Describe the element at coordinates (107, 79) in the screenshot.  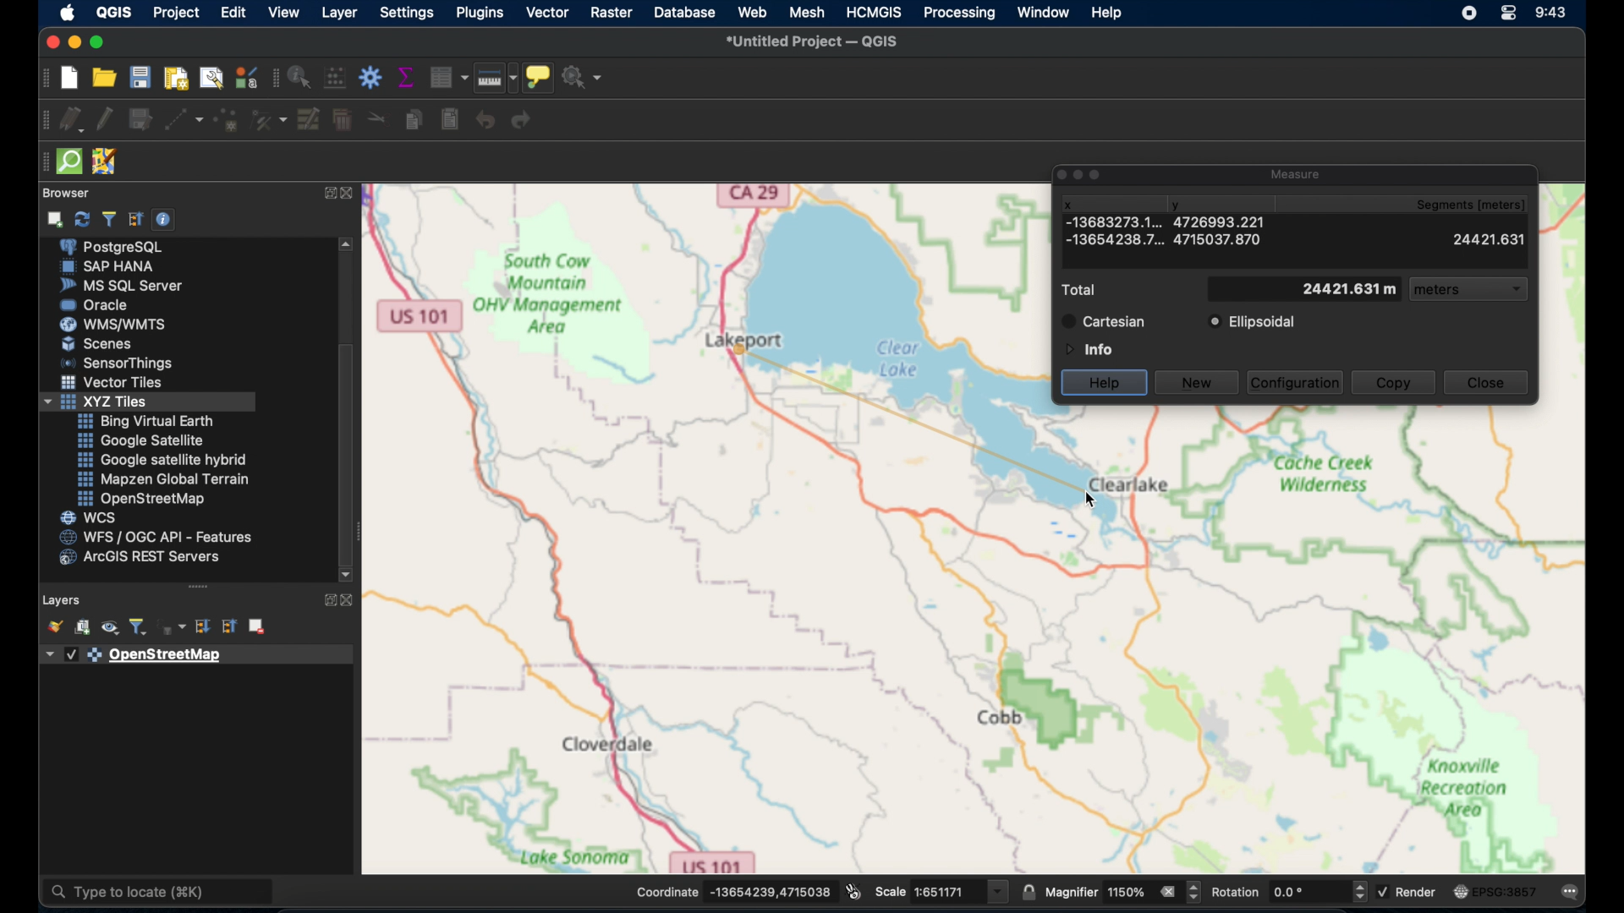
I see `open project` at that location.